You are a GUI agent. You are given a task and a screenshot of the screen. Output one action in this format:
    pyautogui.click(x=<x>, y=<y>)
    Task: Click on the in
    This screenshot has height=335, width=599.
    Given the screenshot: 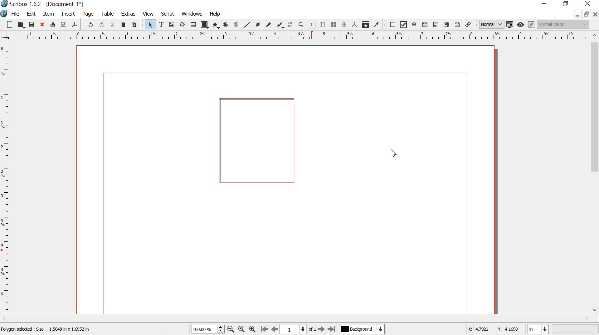 What is the action you would take?
    pyautogui.click(x=537, y=329)
    